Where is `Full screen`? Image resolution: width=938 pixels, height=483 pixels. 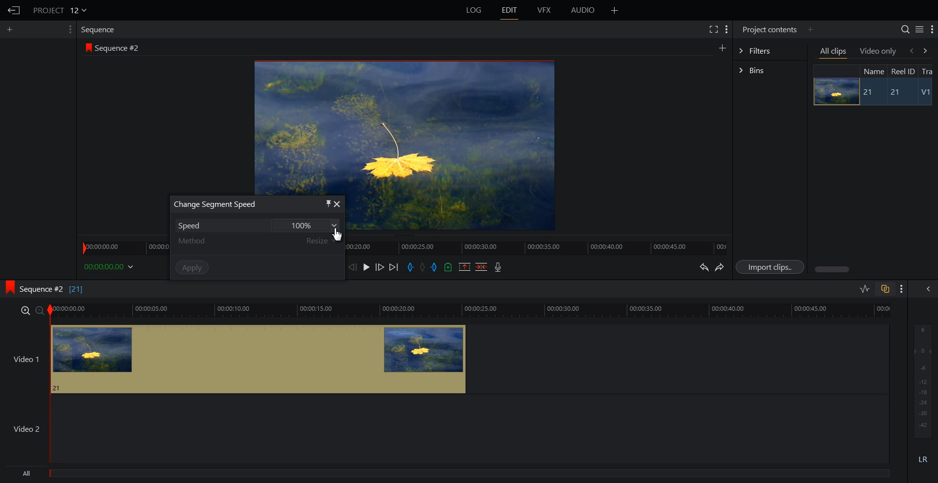
Full screen is located at coordinates (713, 28).